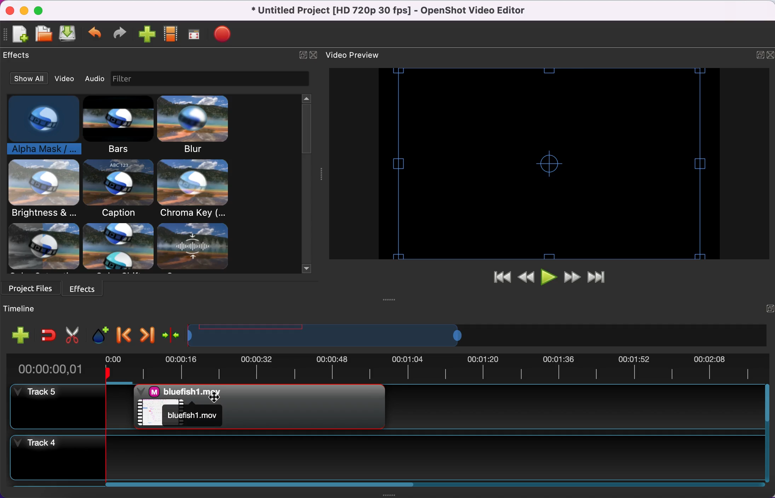 The height and width of the screenshot is (498, 775). I want to click on previous marker, so click(123, 334).